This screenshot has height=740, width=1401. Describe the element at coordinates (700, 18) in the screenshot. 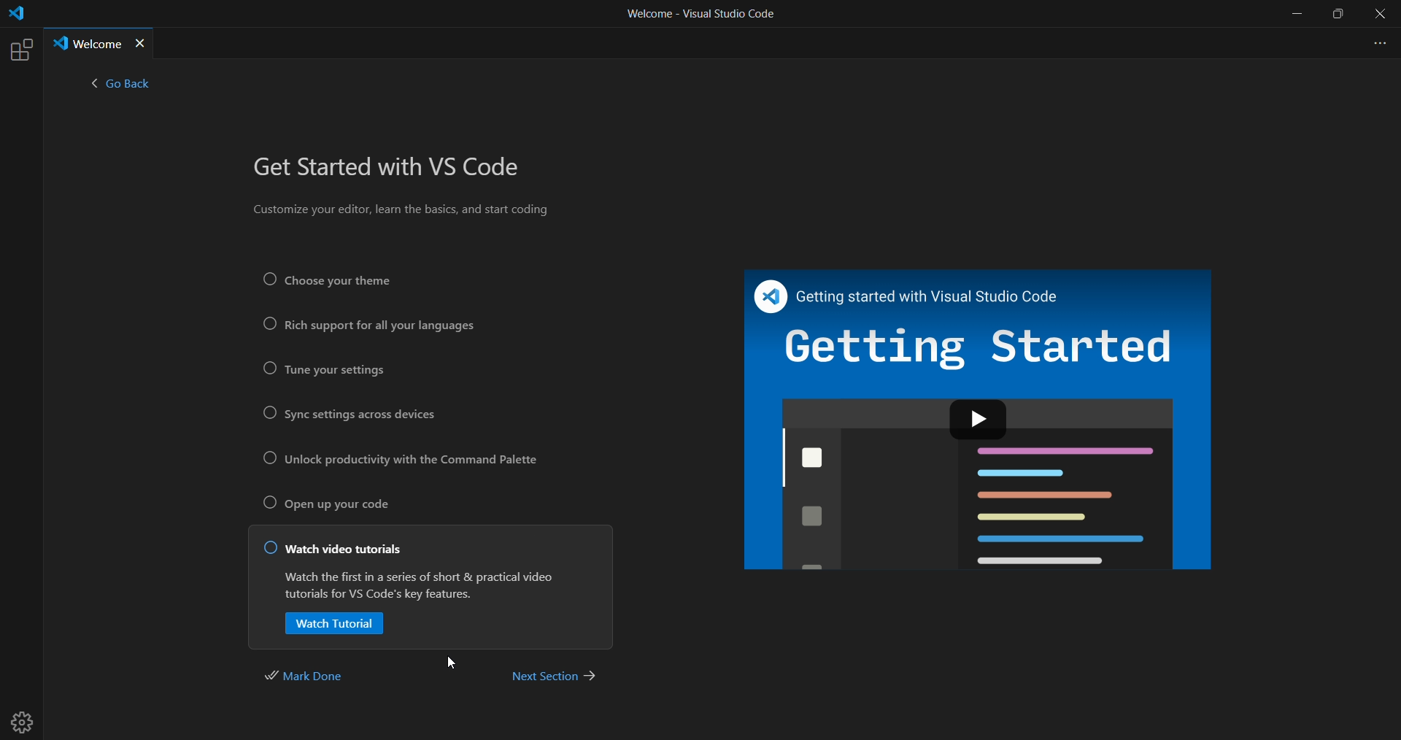

I see `Welcome - Visual Studio Code` at that location.